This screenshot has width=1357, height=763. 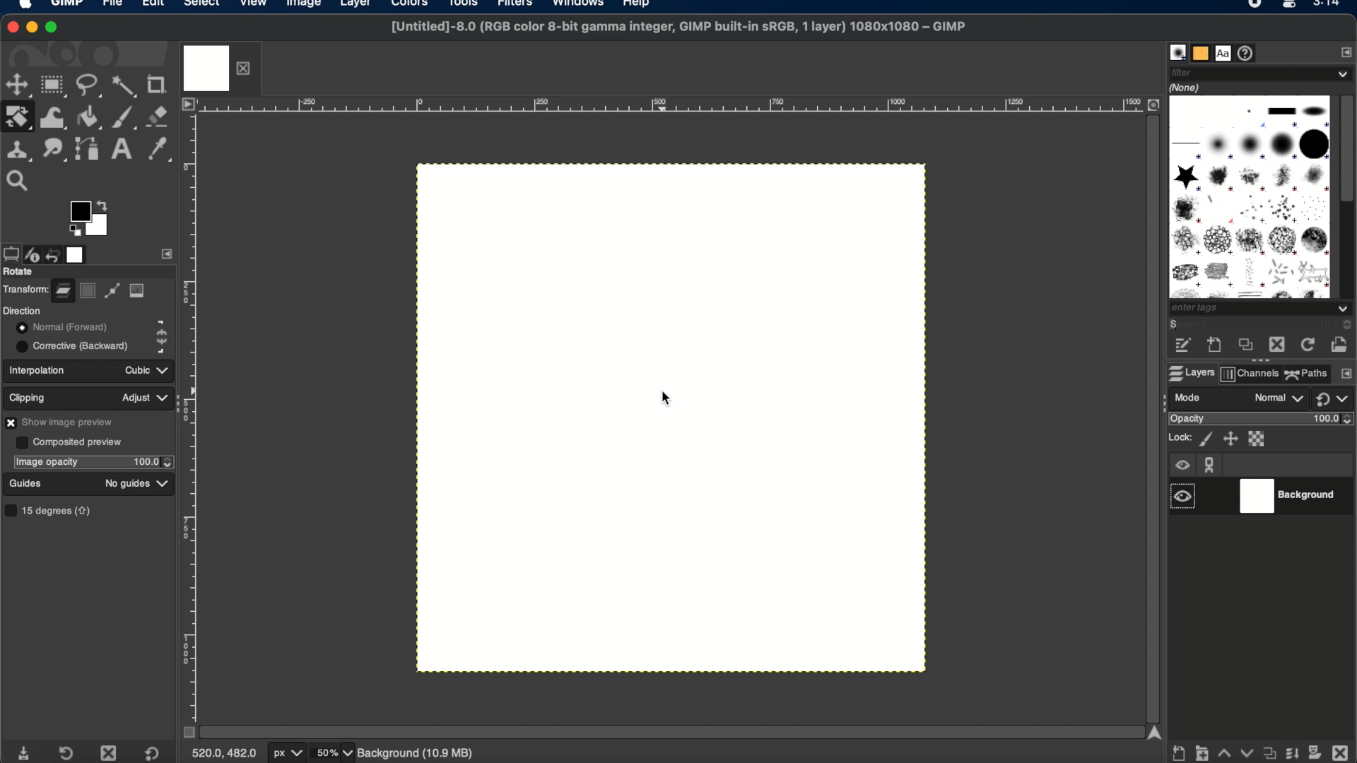 What do you see at coordinates (1189, 373) in the screenshot?
I see `layers` at bounding box center [1189, 373].